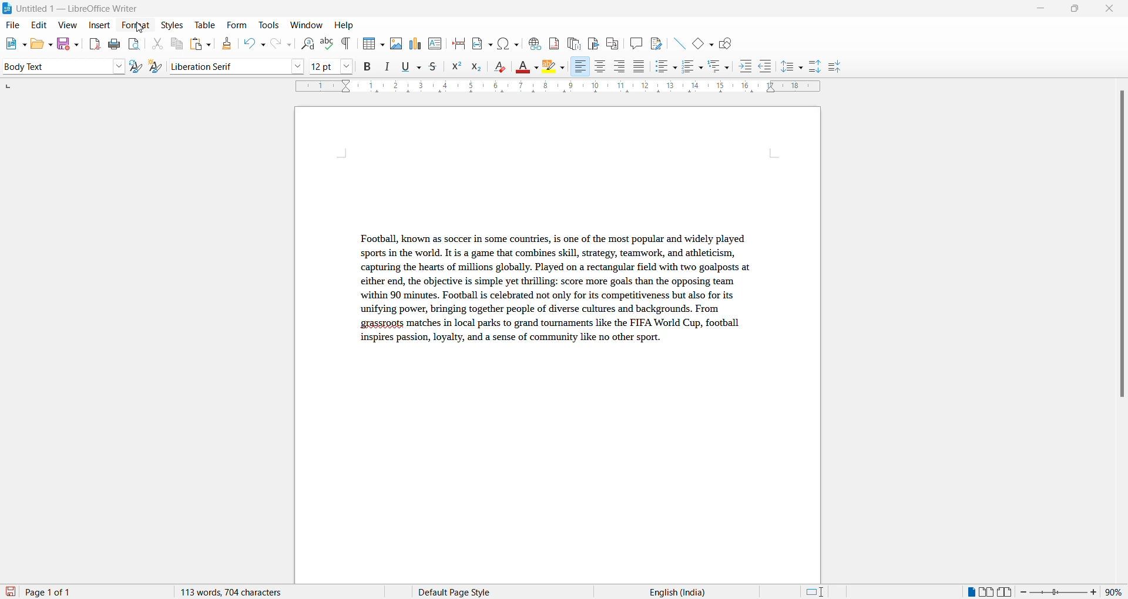 Image resolution: width=1128 pixels, height=599 pixels. I want to click on help, so click(344, 25).